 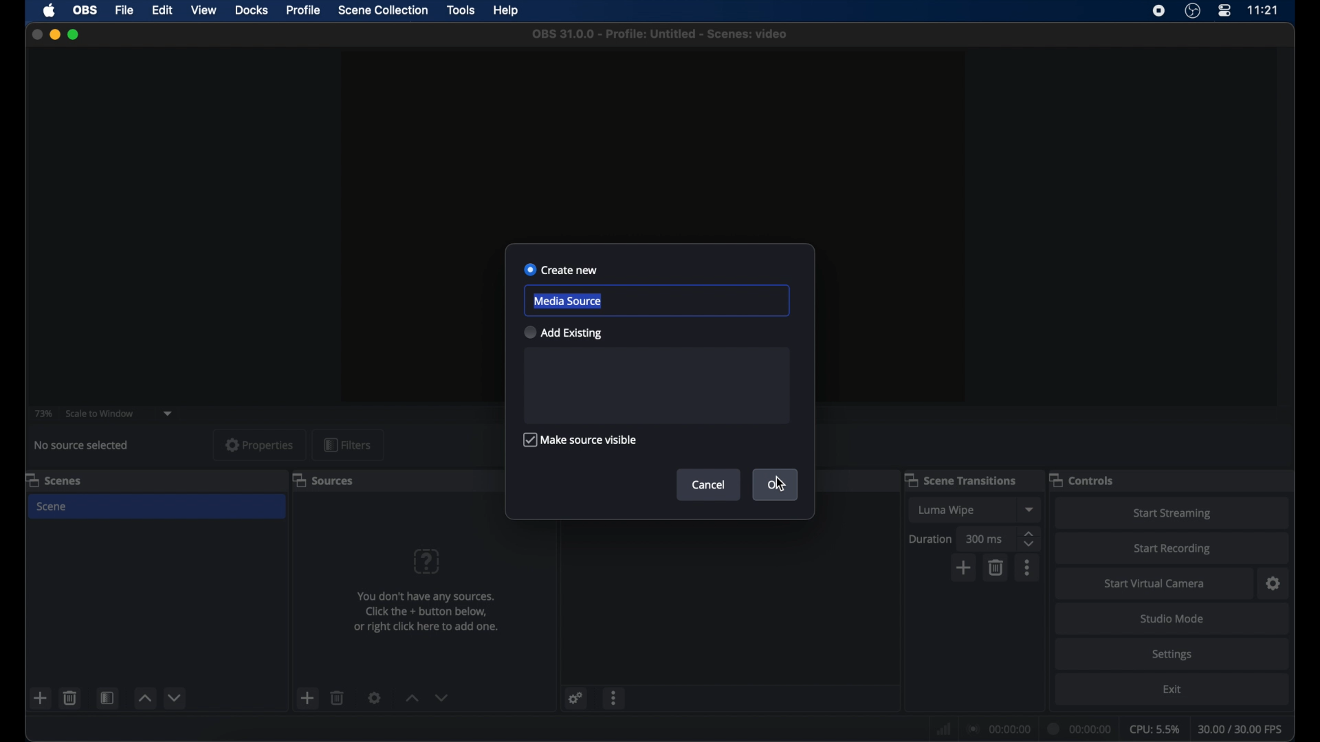 What do you see at coordinates (709, 485) in the screenshot?
I see `cancel` at bounding box center [709, 485].